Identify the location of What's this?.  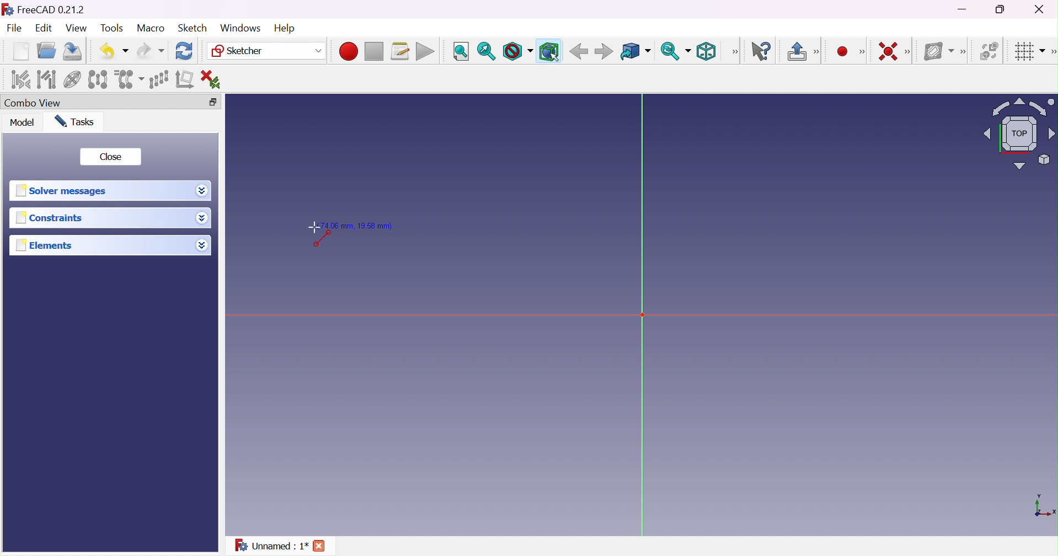
(763, 52).